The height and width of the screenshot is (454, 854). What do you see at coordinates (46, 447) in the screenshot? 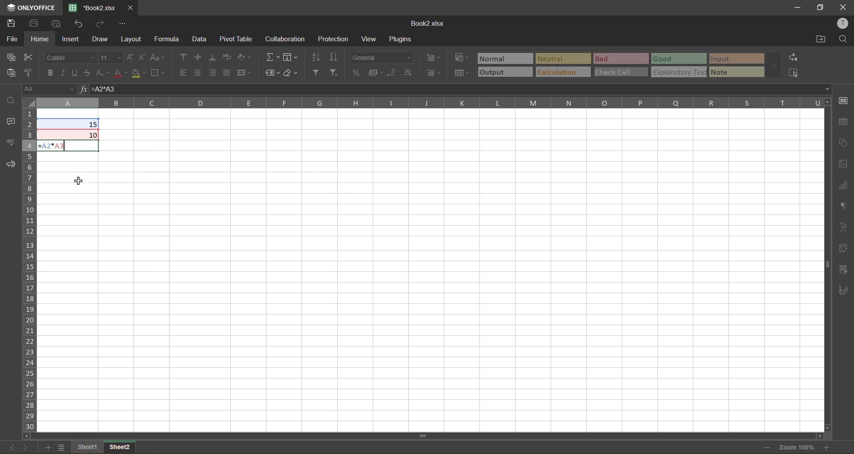
I see `add sheet` at bounding box center [46, 447].